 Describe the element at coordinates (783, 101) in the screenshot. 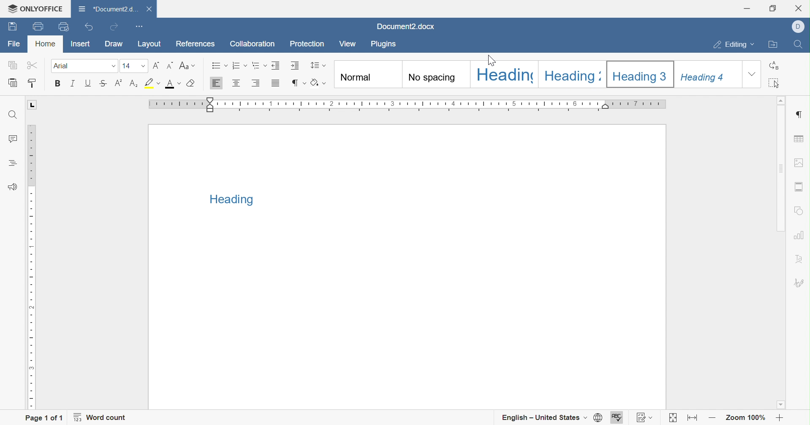

I see `Scroll Up` at that location.